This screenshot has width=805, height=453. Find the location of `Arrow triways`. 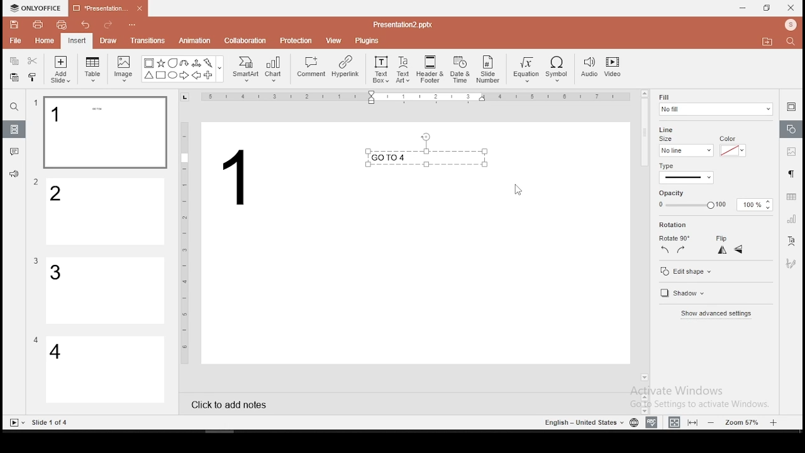

Arrow triways is located at coordinates (197, 63).